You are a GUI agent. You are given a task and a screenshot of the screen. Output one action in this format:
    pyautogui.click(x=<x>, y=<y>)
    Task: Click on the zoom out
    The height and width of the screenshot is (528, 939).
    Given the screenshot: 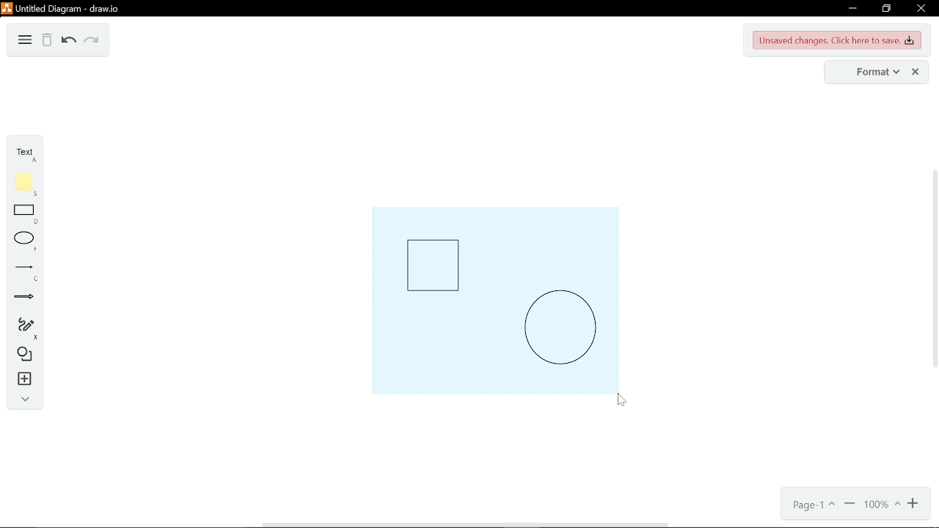 What is the action you would take?
    pyautogui.click(x=849, y=505)
    